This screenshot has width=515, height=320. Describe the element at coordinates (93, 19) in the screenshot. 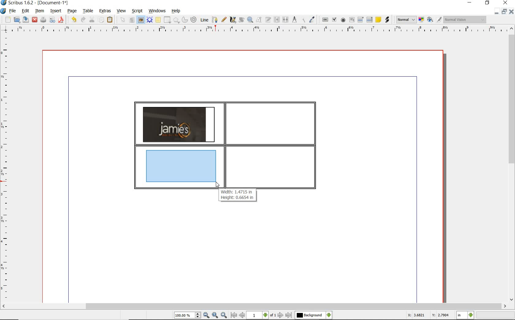

I see `cut` at that location.